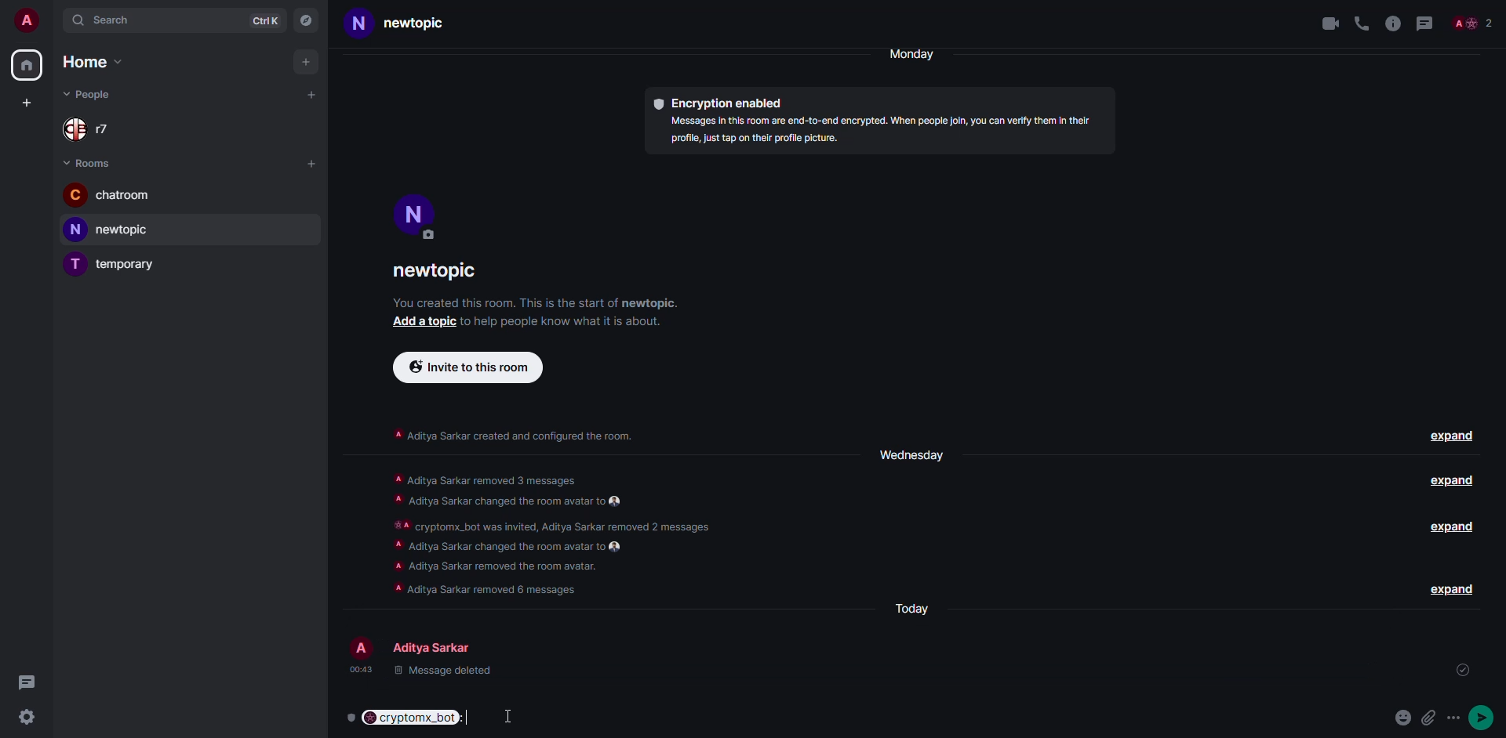 The image size is (1506, 738). Describe the element at coordinates (1290, 673) in the screenshot. I see `id` at that location.